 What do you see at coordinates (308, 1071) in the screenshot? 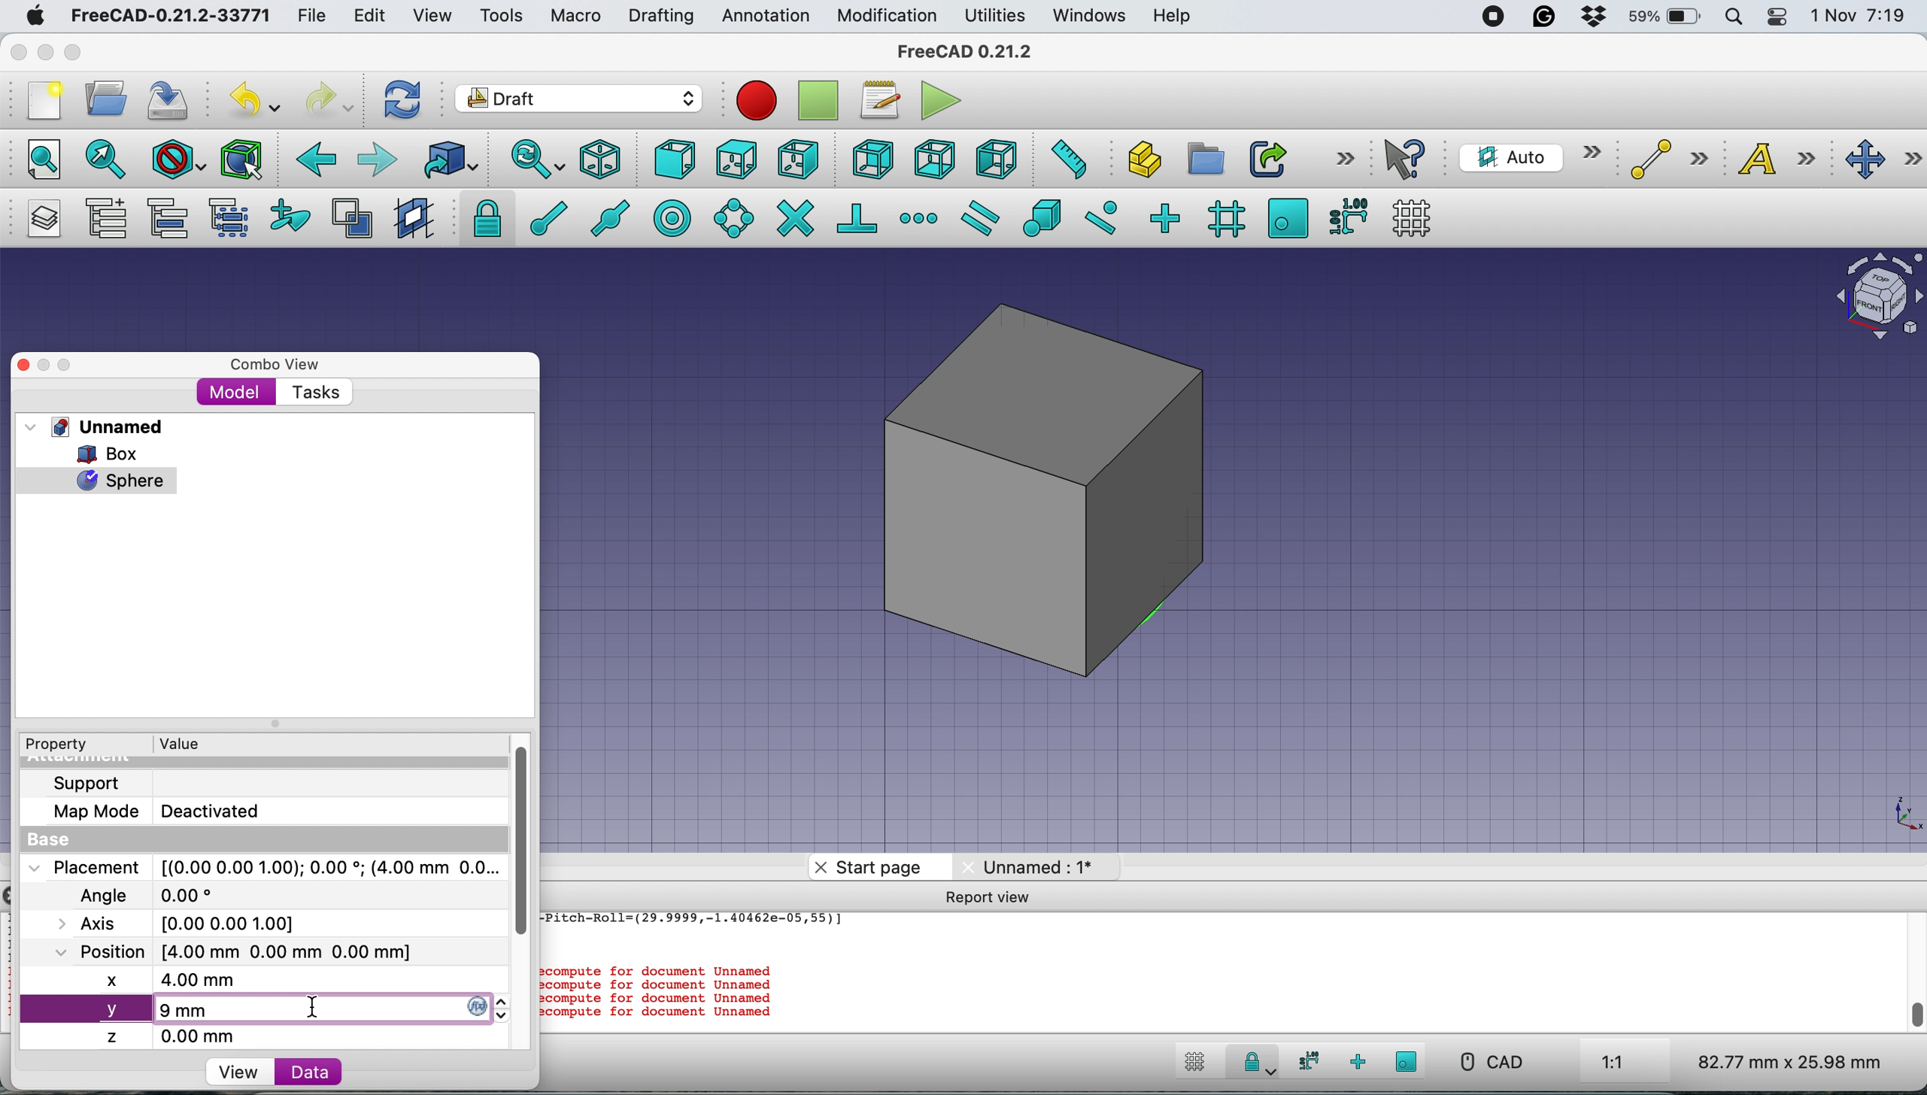
I see `data` at bounding box center [308, 1071].